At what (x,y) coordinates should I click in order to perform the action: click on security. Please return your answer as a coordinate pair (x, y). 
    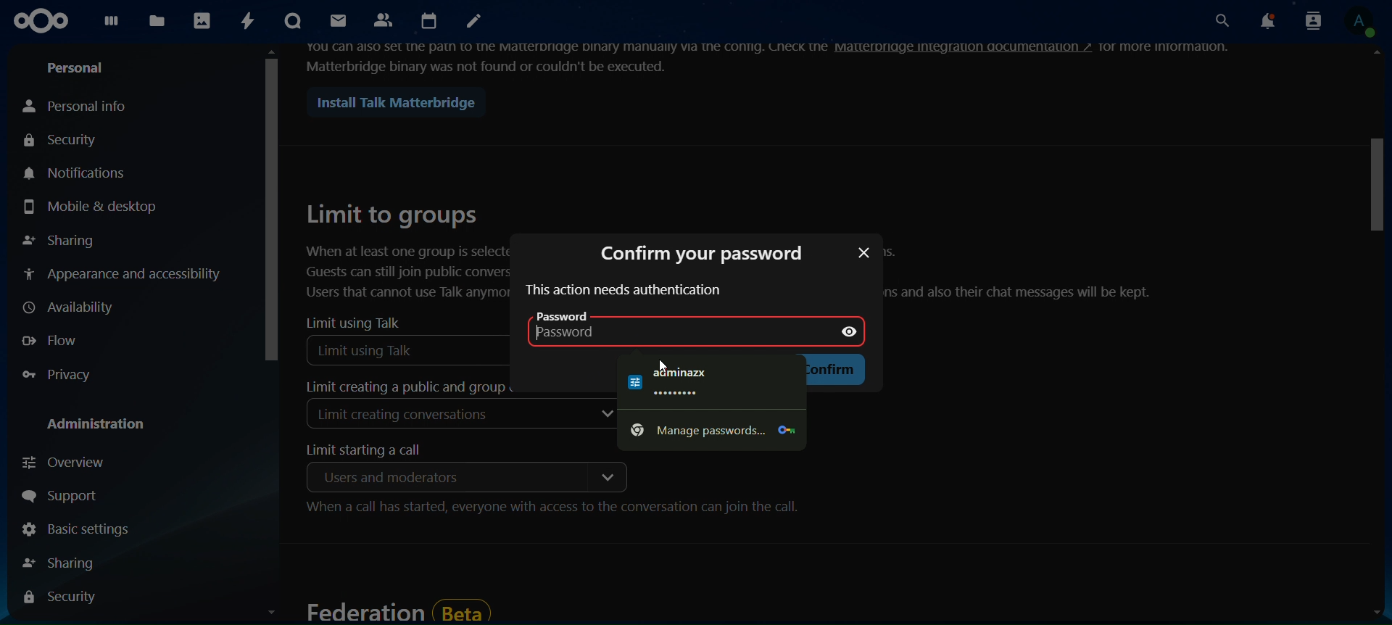
    Looking at the image, I should click on (64, 141).